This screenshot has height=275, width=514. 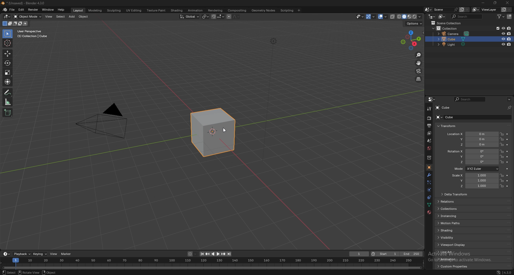 I want to click on constraints, so click(x=429, y=198).